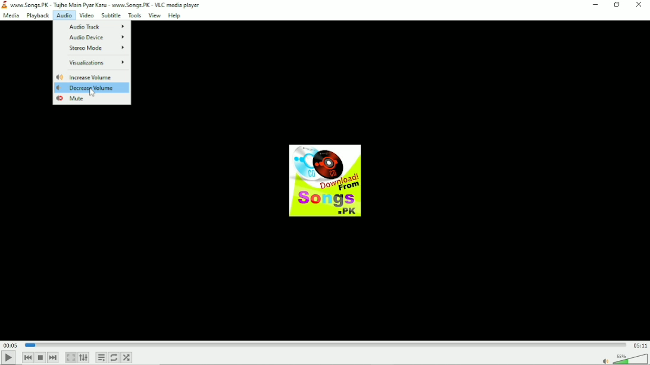  Describe the element at coordinates (134, 15) in the screenshot. I see `Tools` at that location.